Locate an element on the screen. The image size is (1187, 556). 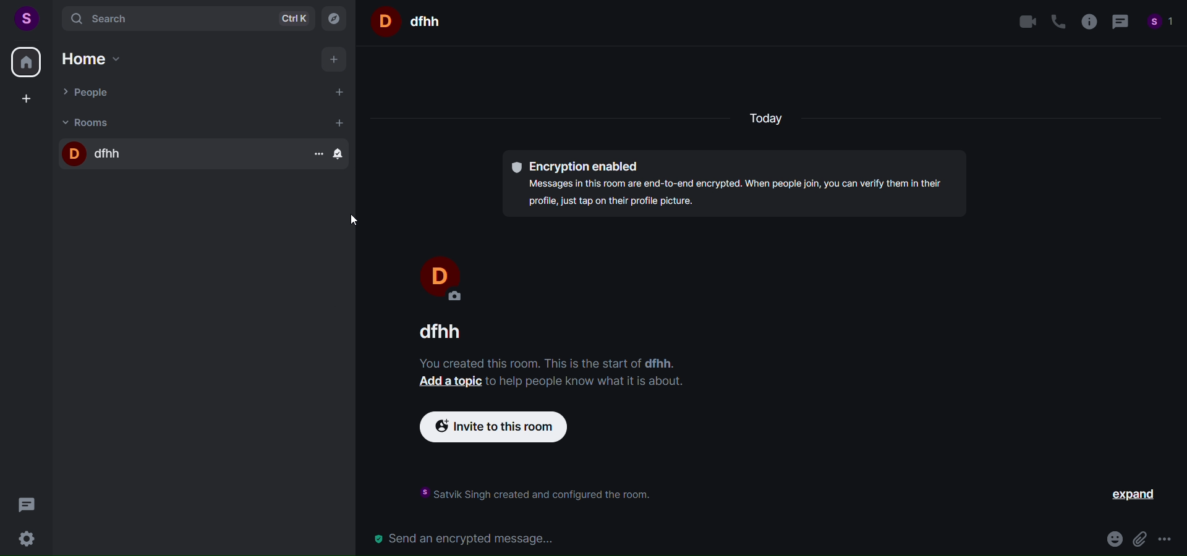
thread is located at coordinates (1121, 22).